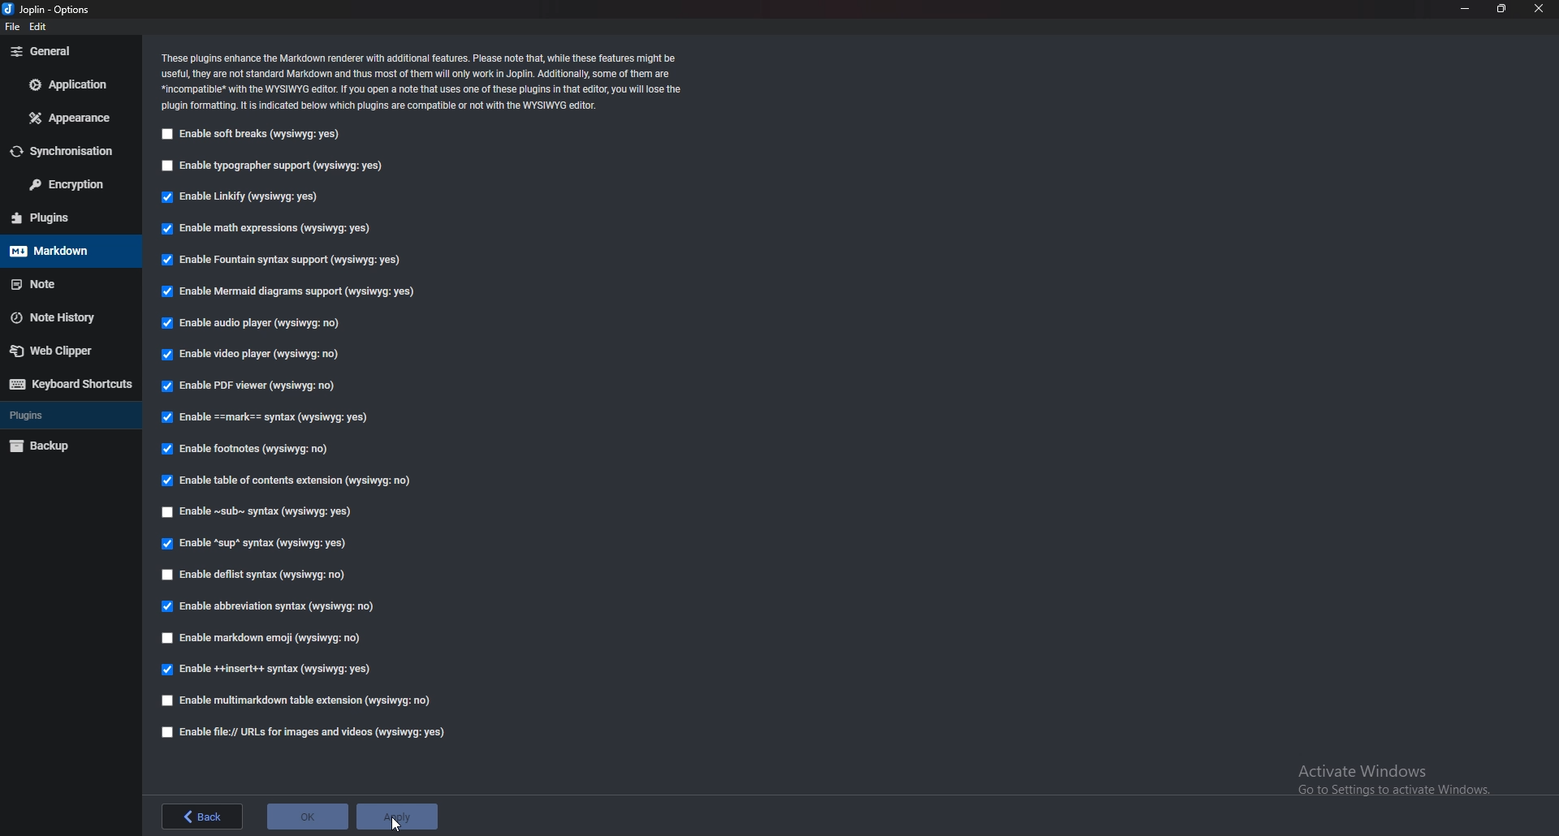 The width and height of the screenshot is (1559, 836). What do you see at coordinates (266, 640) in the screenshot?
I see `Enable markdown emoji` at bounding box center [266, 640].